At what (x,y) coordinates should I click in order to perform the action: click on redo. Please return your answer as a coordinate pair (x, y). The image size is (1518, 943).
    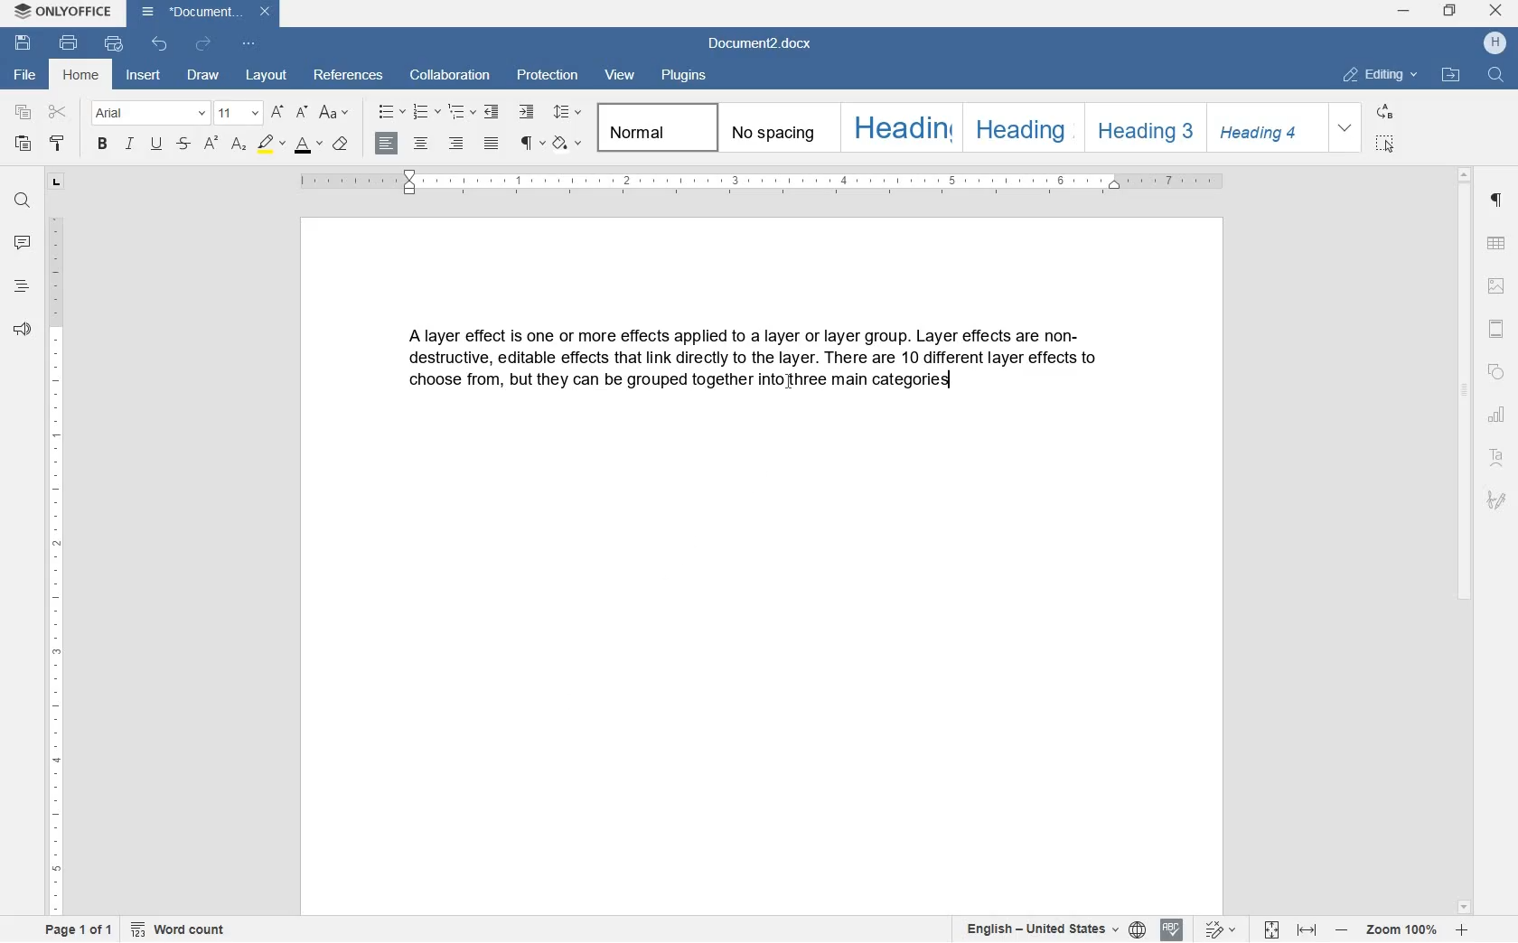
    Looking at the image, I should click on (202, 44).